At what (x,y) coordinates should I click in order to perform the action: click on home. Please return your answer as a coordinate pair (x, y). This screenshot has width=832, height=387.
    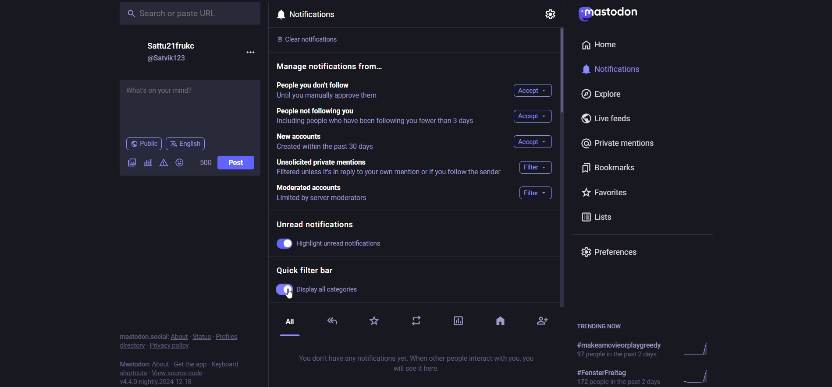
    Looking at the image, I should click on (501, 323).